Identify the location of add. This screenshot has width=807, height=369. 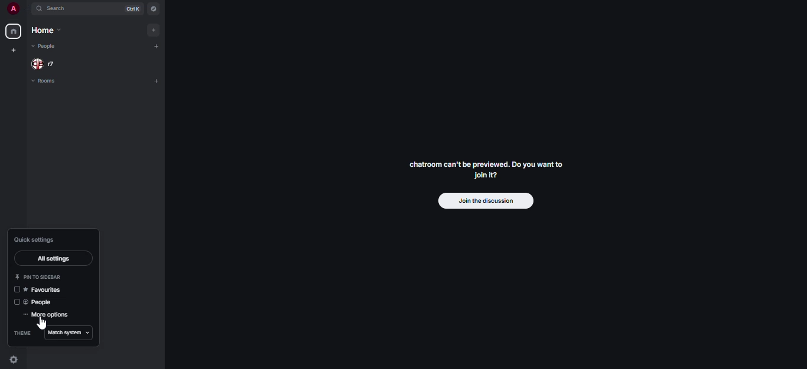
(157, 46).